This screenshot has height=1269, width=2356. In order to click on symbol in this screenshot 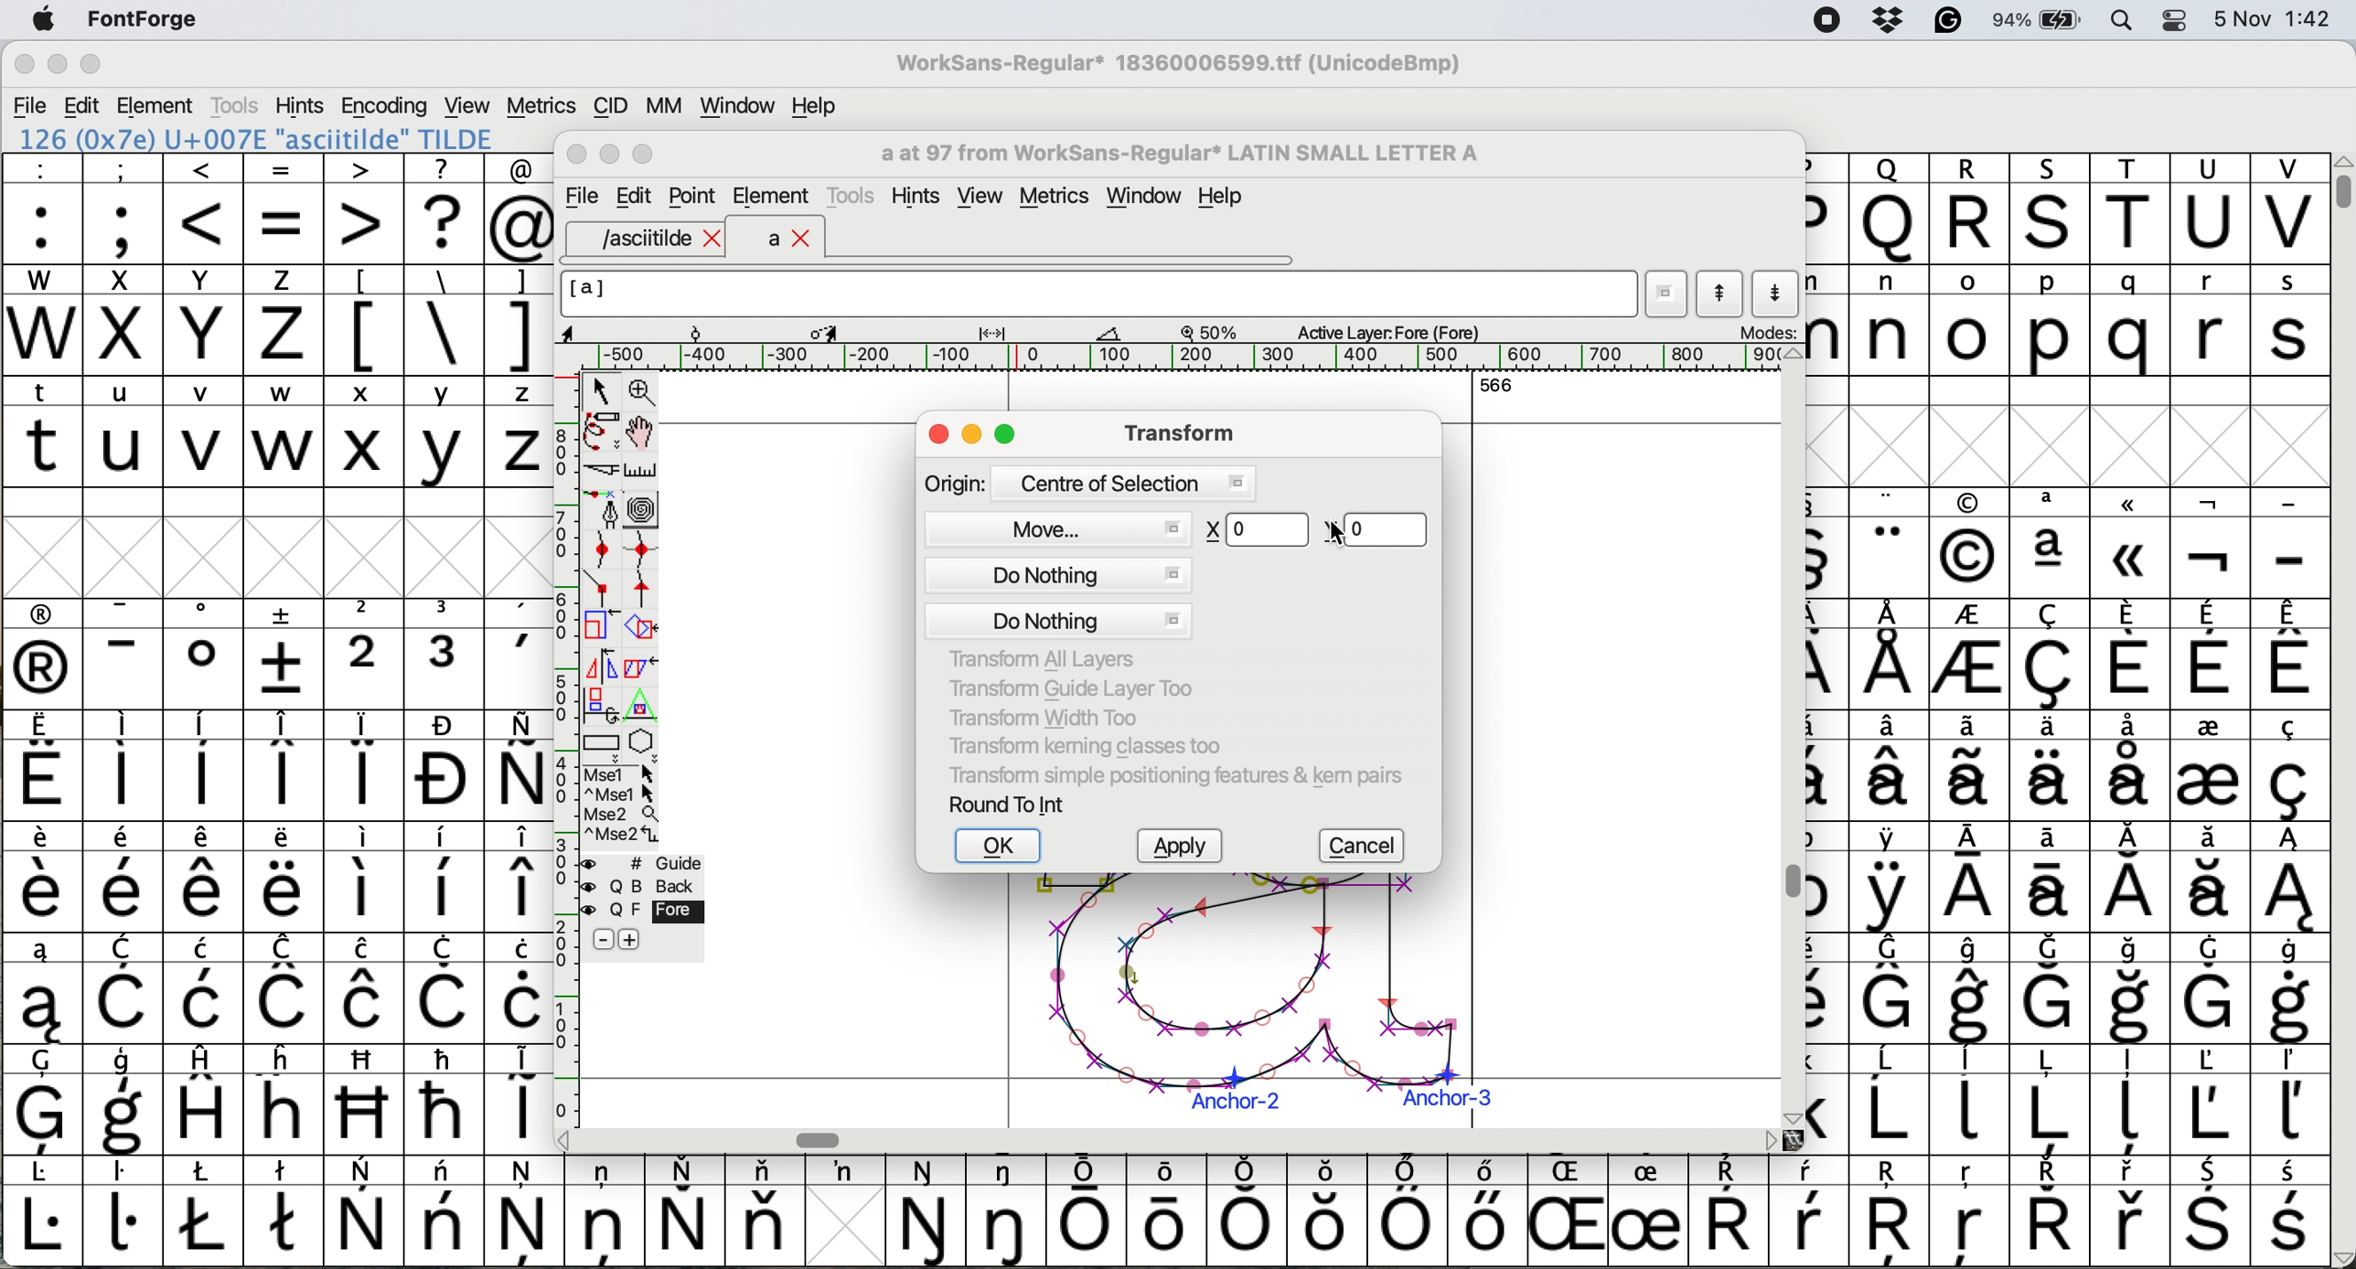, I will do `click(1891, 655)`.